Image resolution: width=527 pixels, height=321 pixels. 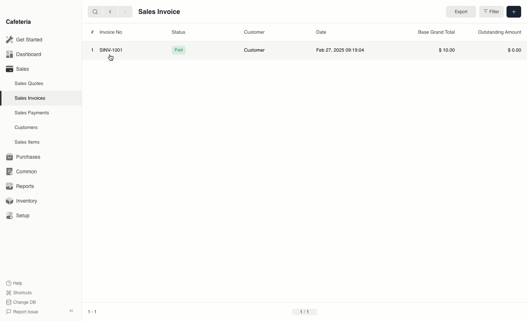 I want to click on Sales, so click(x=19, y=69).